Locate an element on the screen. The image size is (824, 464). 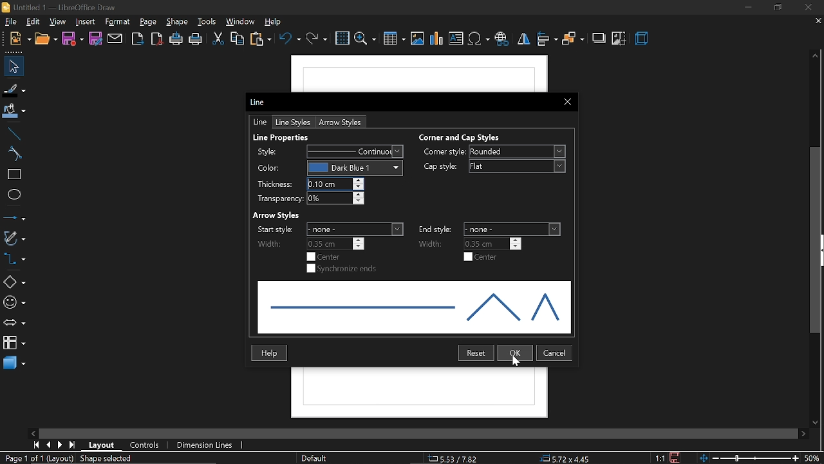
help is located at coordinates (276, 22).